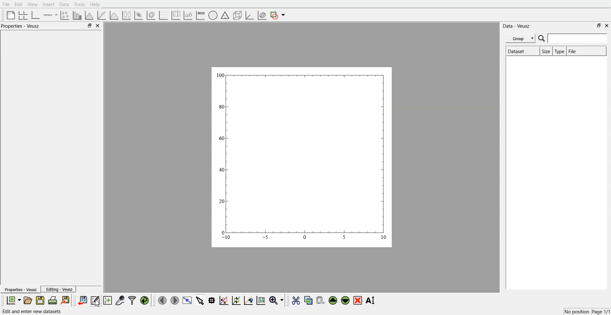 The image size is (611, 315). Describe the element at coordinates (77, 16) in the screenshot. I see `plot bar chart` at that location.